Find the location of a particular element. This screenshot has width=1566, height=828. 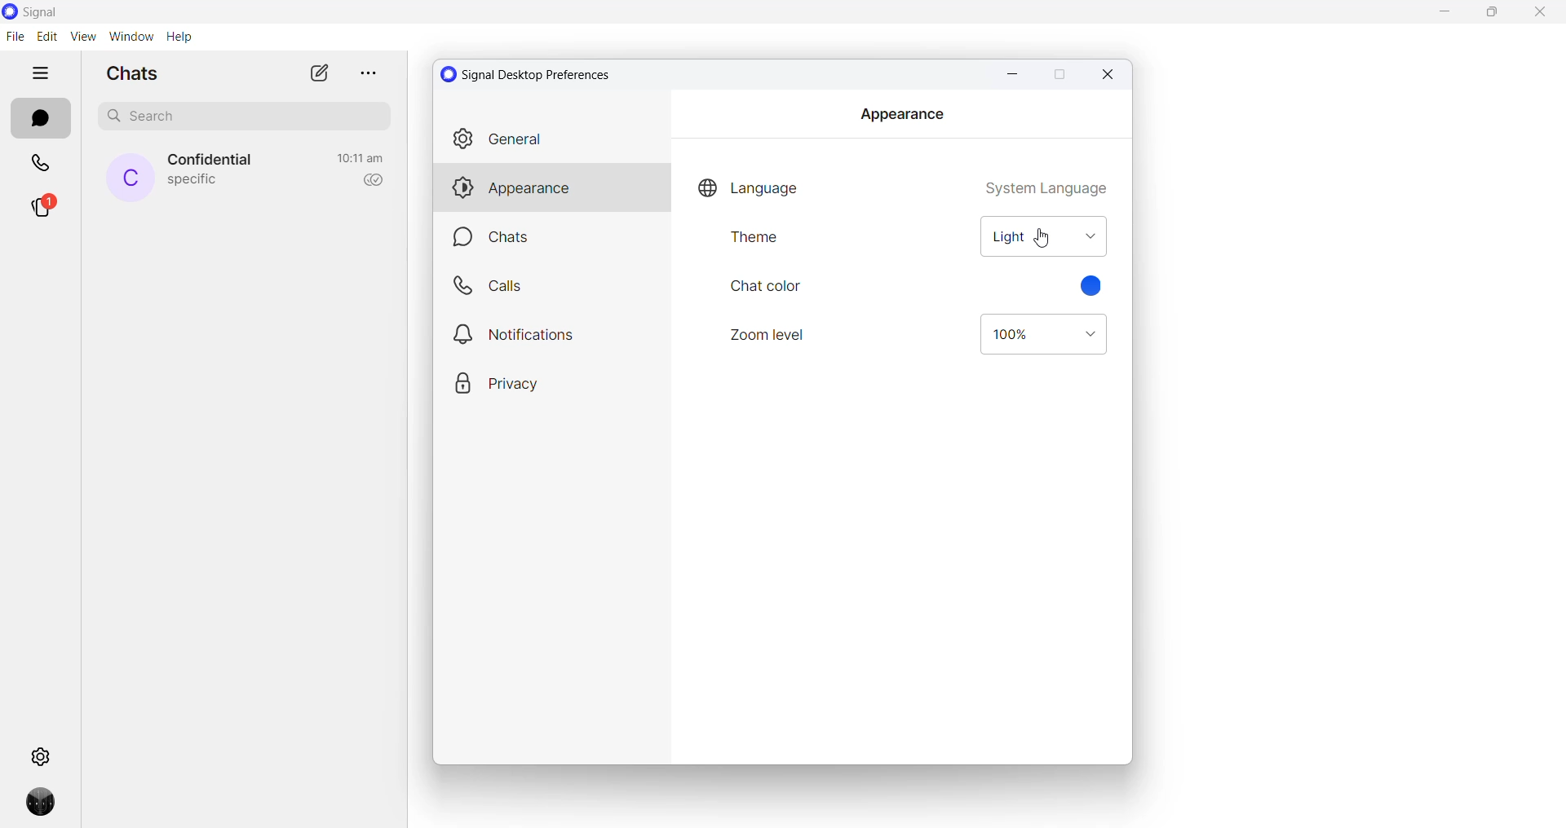

 is located at coordinates (551, 333).